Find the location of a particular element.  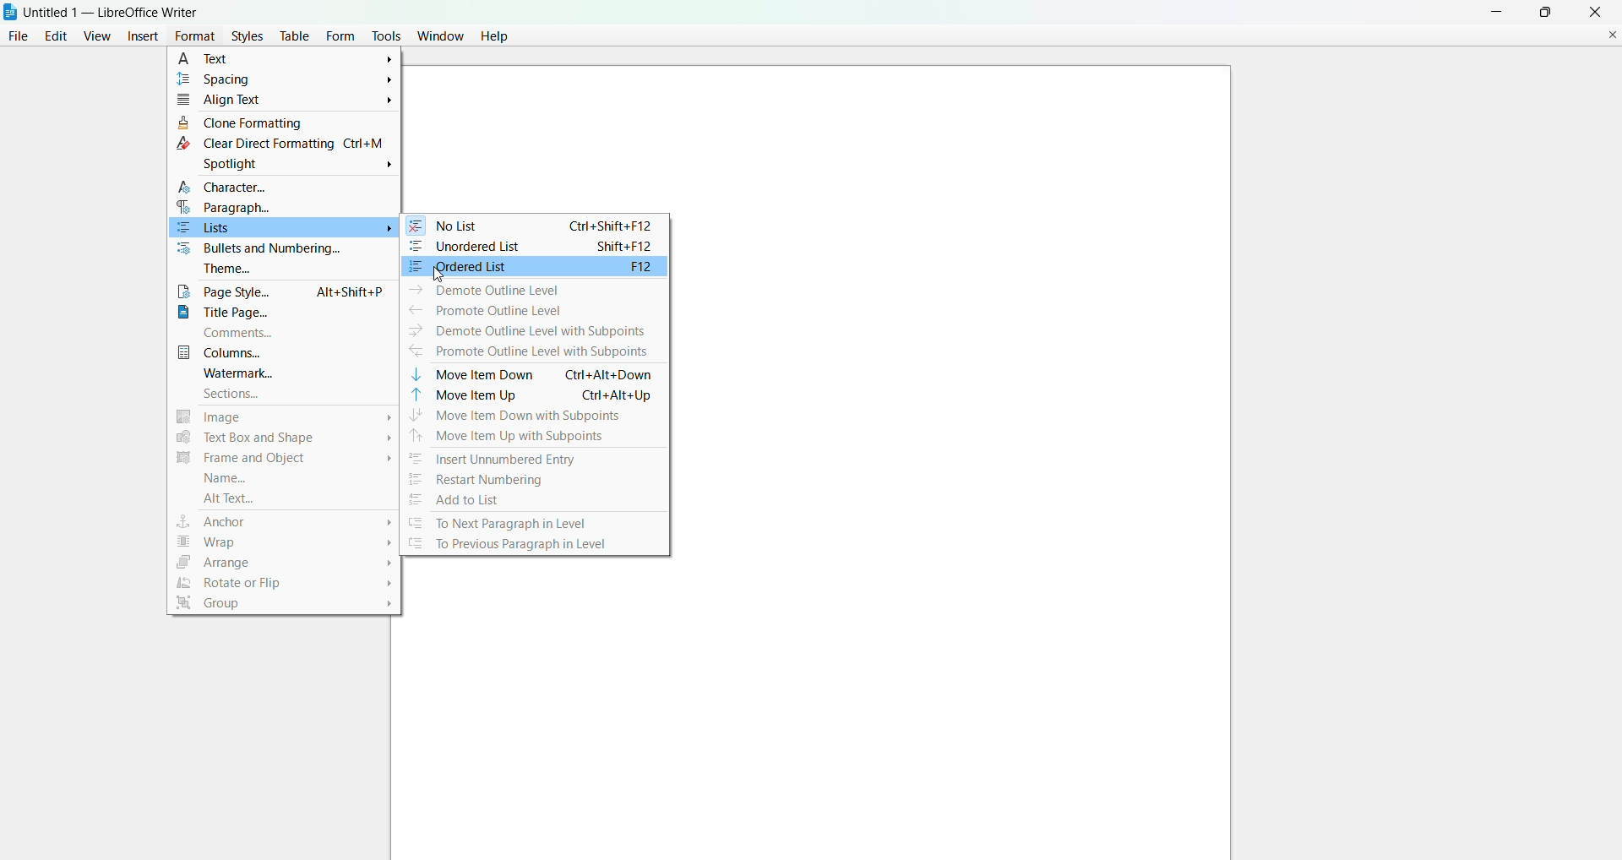

character is located at coordinates (225, 188).